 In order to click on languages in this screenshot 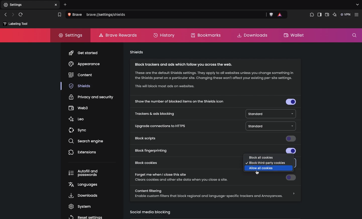, I will do `click(84, 185)`.